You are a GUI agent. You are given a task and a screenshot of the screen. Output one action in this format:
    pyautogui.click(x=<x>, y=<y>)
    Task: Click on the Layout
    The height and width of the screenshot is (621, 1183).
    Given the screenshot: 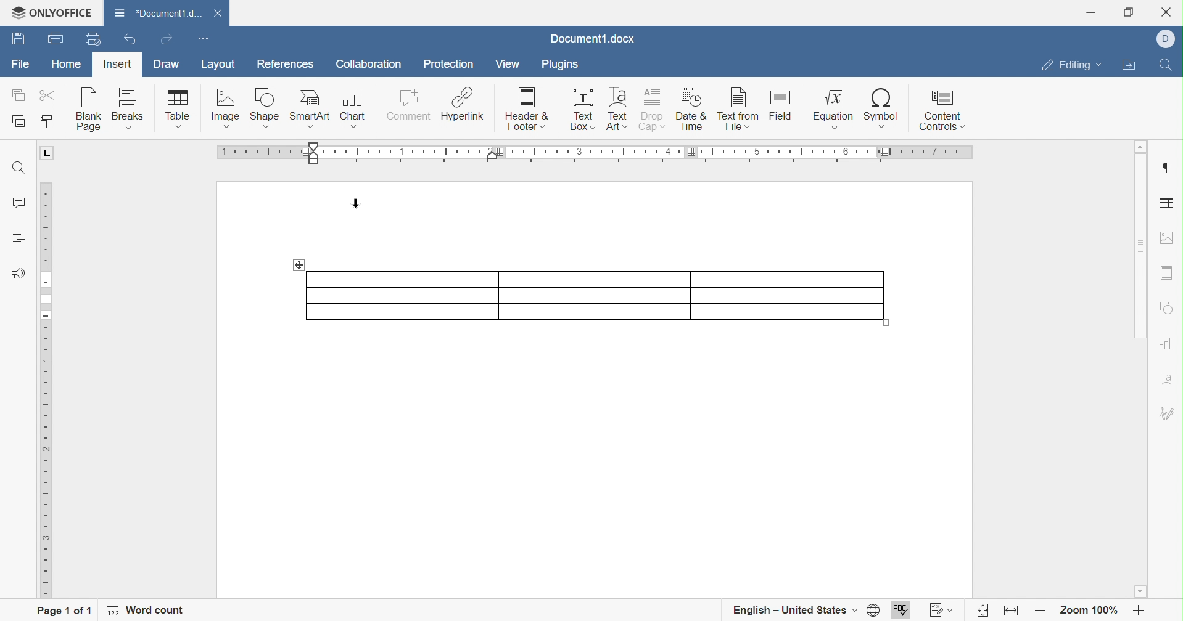 What is the action you would take?
    pyautogui.click(x=221, y=64)
    